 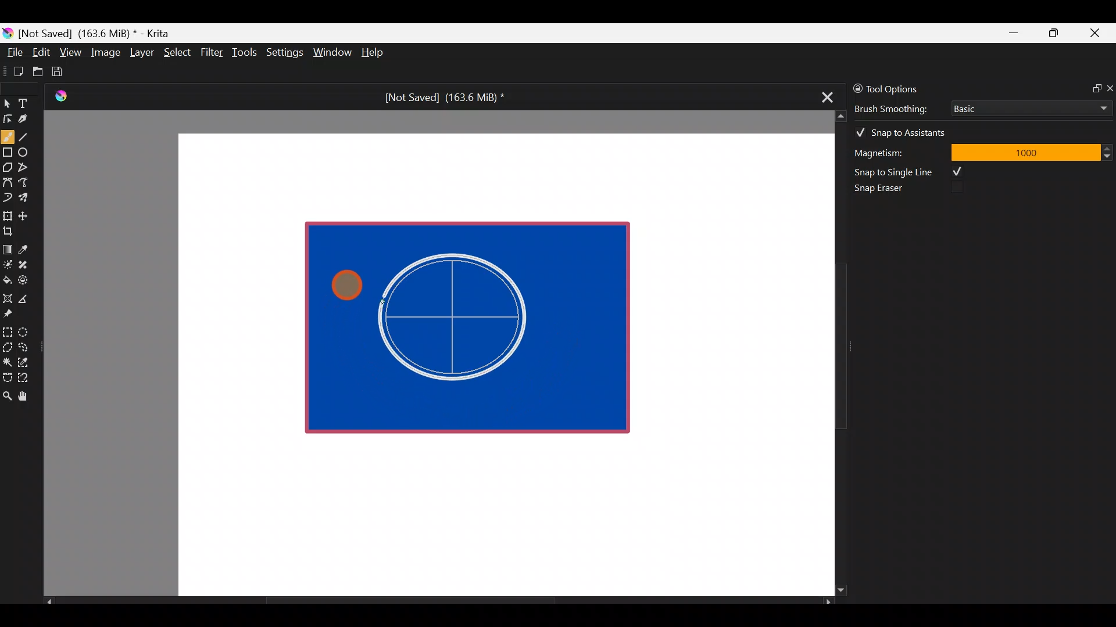 What do you see at coordinates (246, 53) in the screenshot?
I see `Tools` at bounding box center [246, 53].